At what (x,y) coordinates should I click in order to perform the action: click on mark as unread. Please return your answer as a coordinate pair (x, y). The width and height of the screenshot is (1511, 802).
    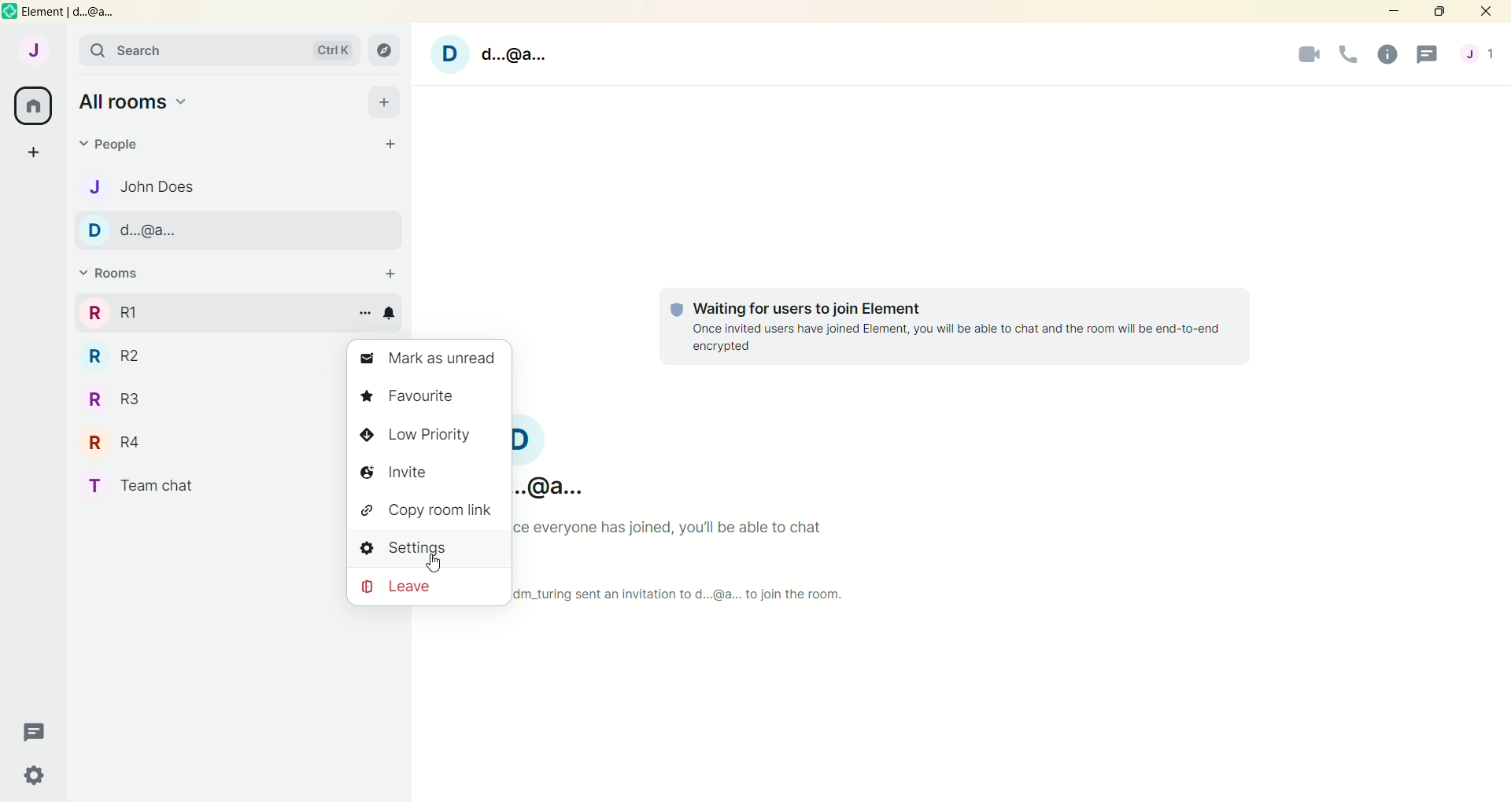
    Looking at the image, I should click on (433, 360).